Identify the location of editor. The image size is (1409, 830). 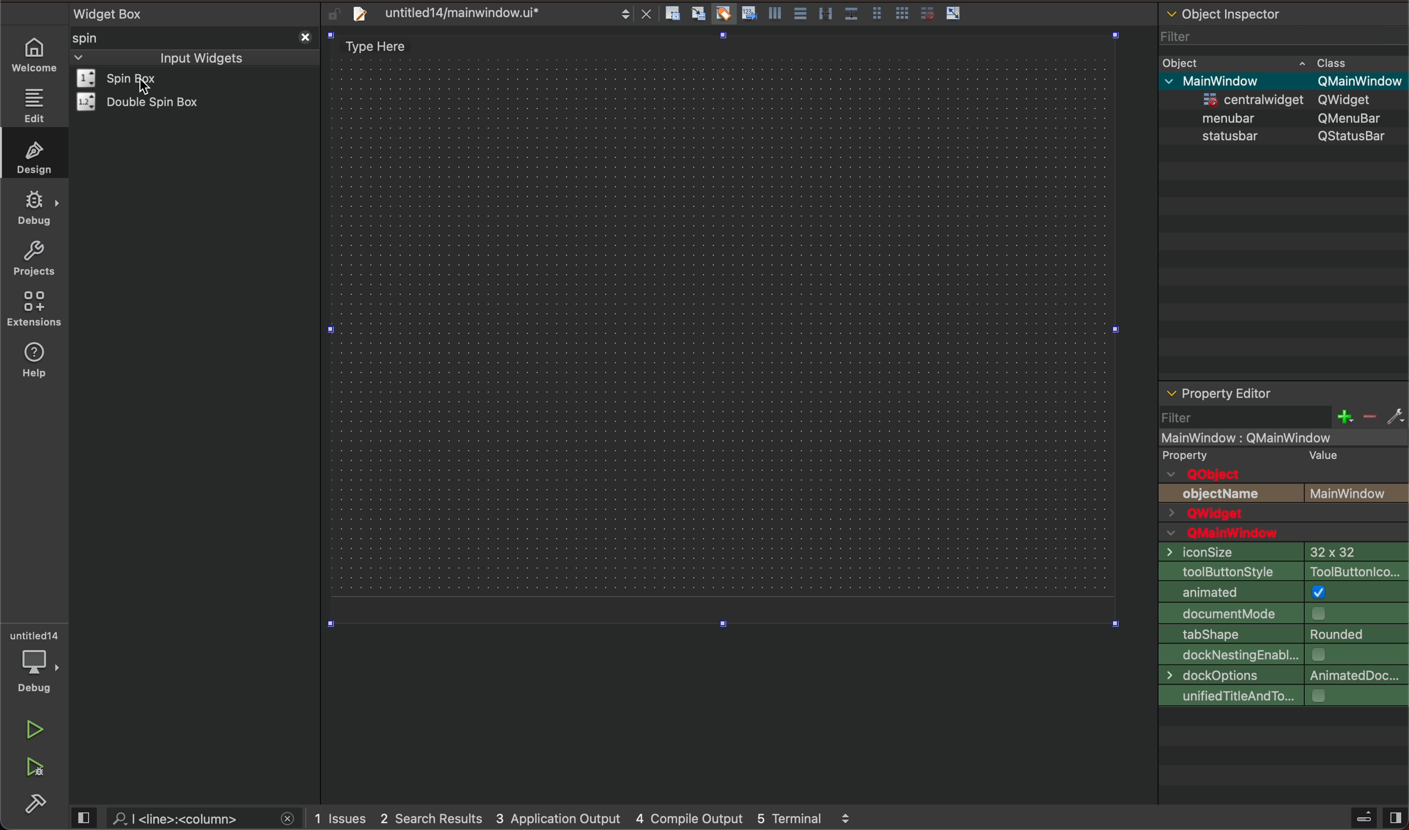
(1219, 394).